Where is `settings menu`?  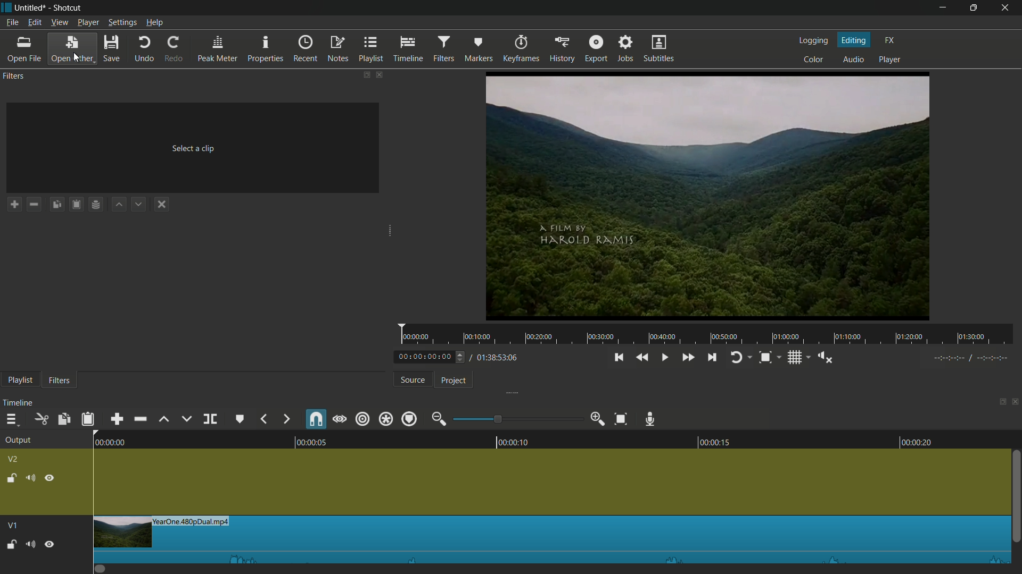 settings menu is located at coordinates (122, 22).